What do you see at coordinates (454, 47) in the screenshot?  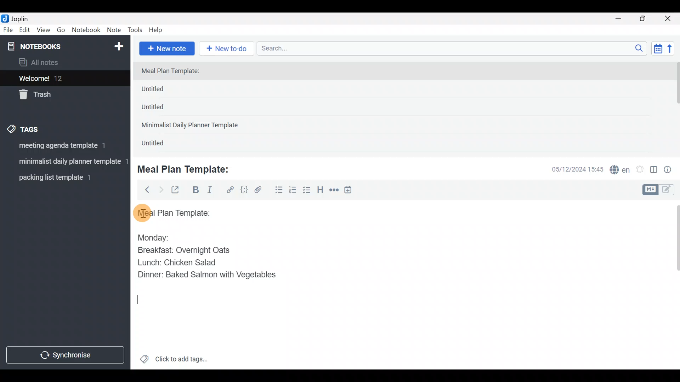 I see `Search bar` at bounding box center [454, 47].